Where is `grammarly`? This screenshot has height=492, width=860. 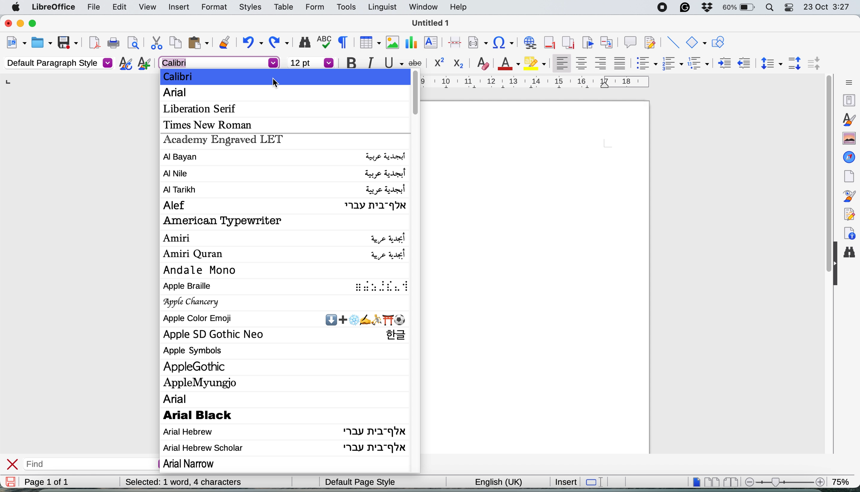
grammarly is located at coordinates (684, 8).